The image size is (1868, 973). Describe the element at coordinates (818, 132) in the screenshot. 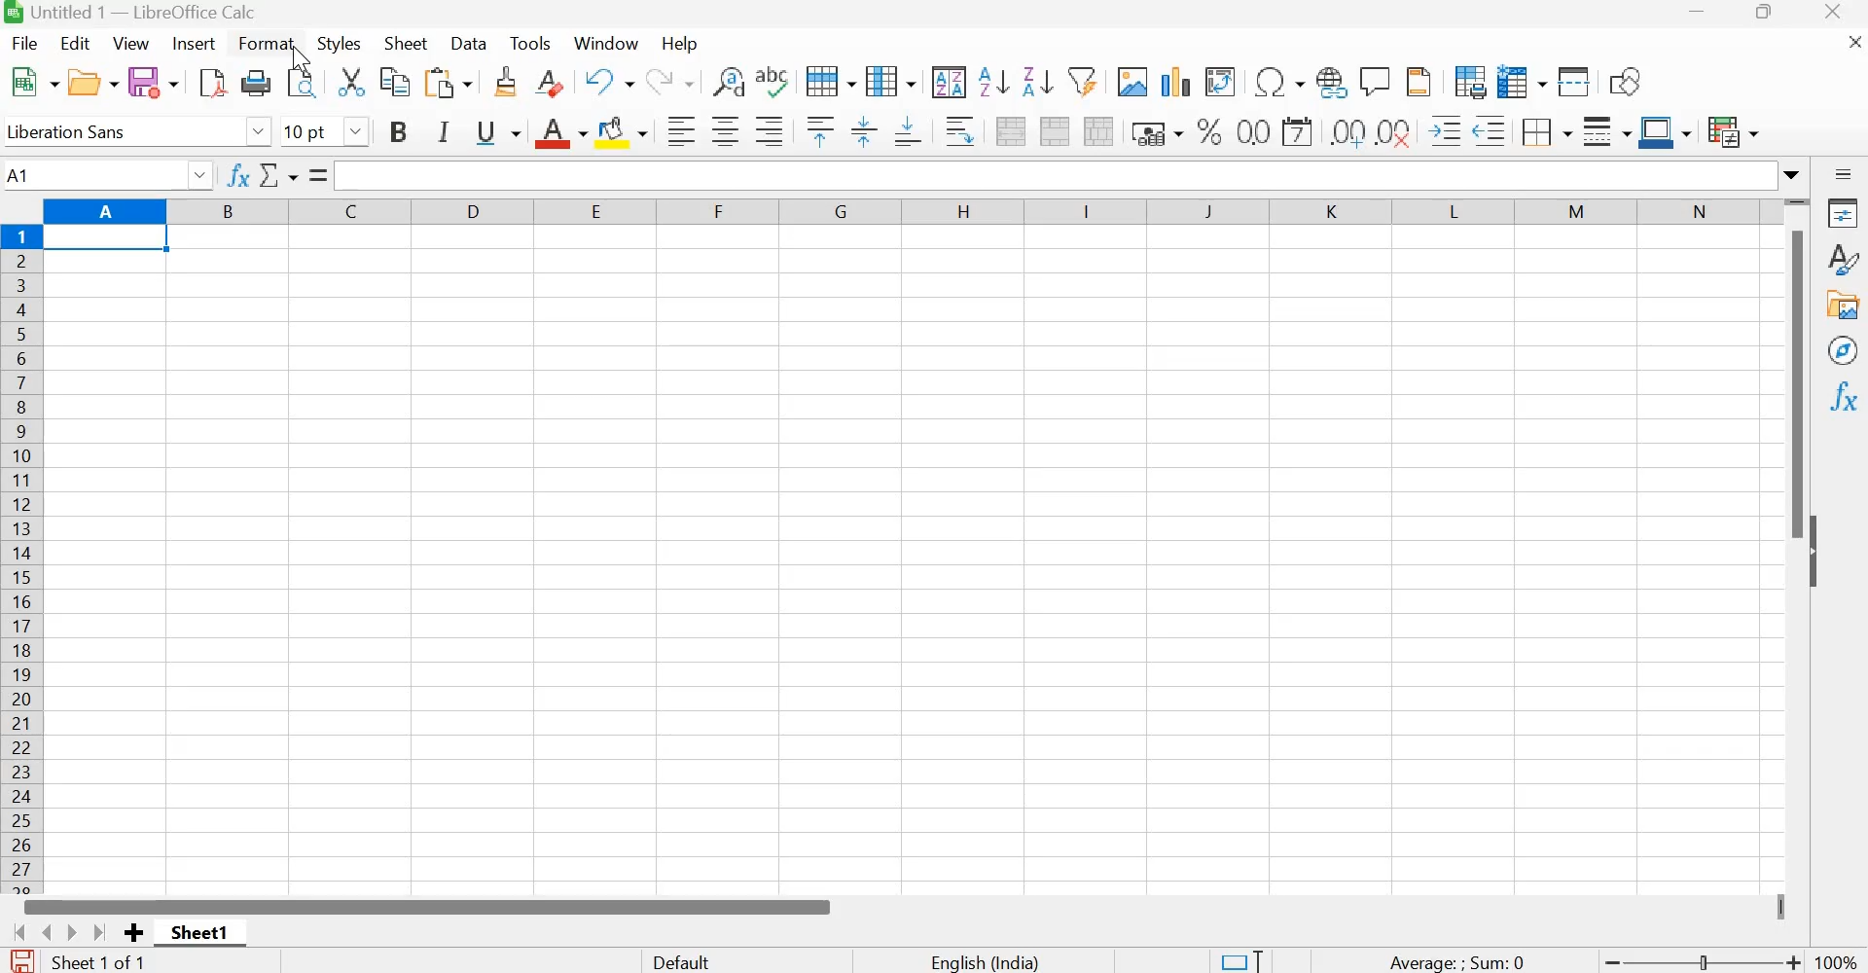

I see `Align top` at that location.